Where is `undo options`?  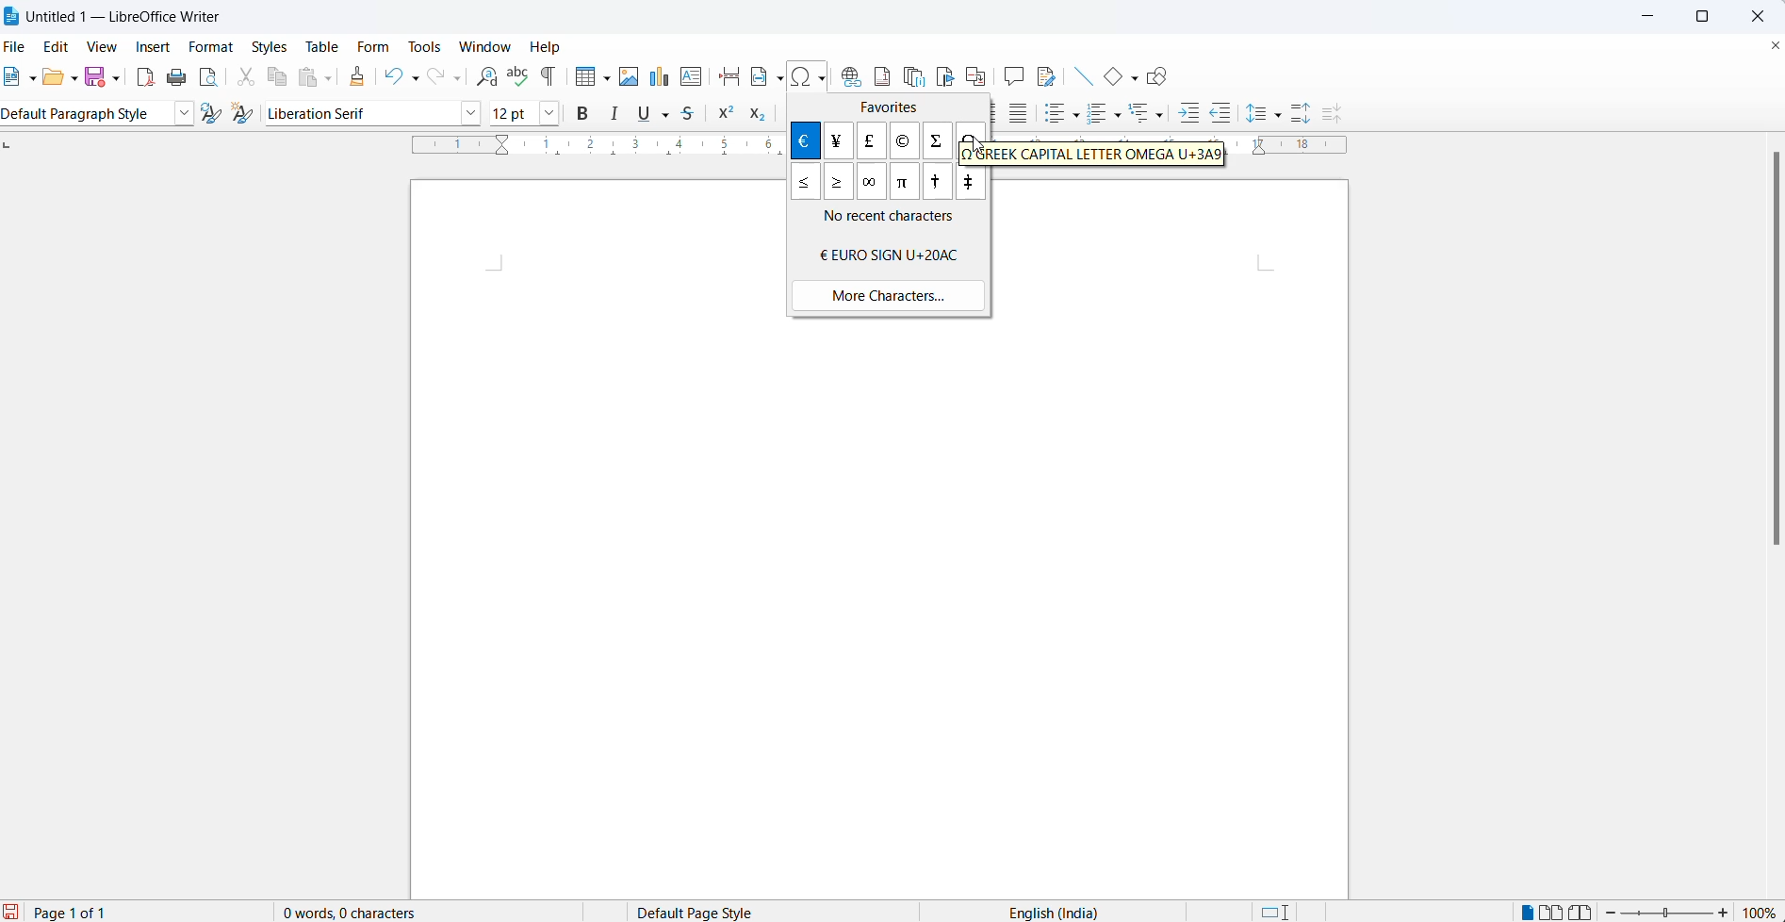
undo options is located at coordinates (414, 75).